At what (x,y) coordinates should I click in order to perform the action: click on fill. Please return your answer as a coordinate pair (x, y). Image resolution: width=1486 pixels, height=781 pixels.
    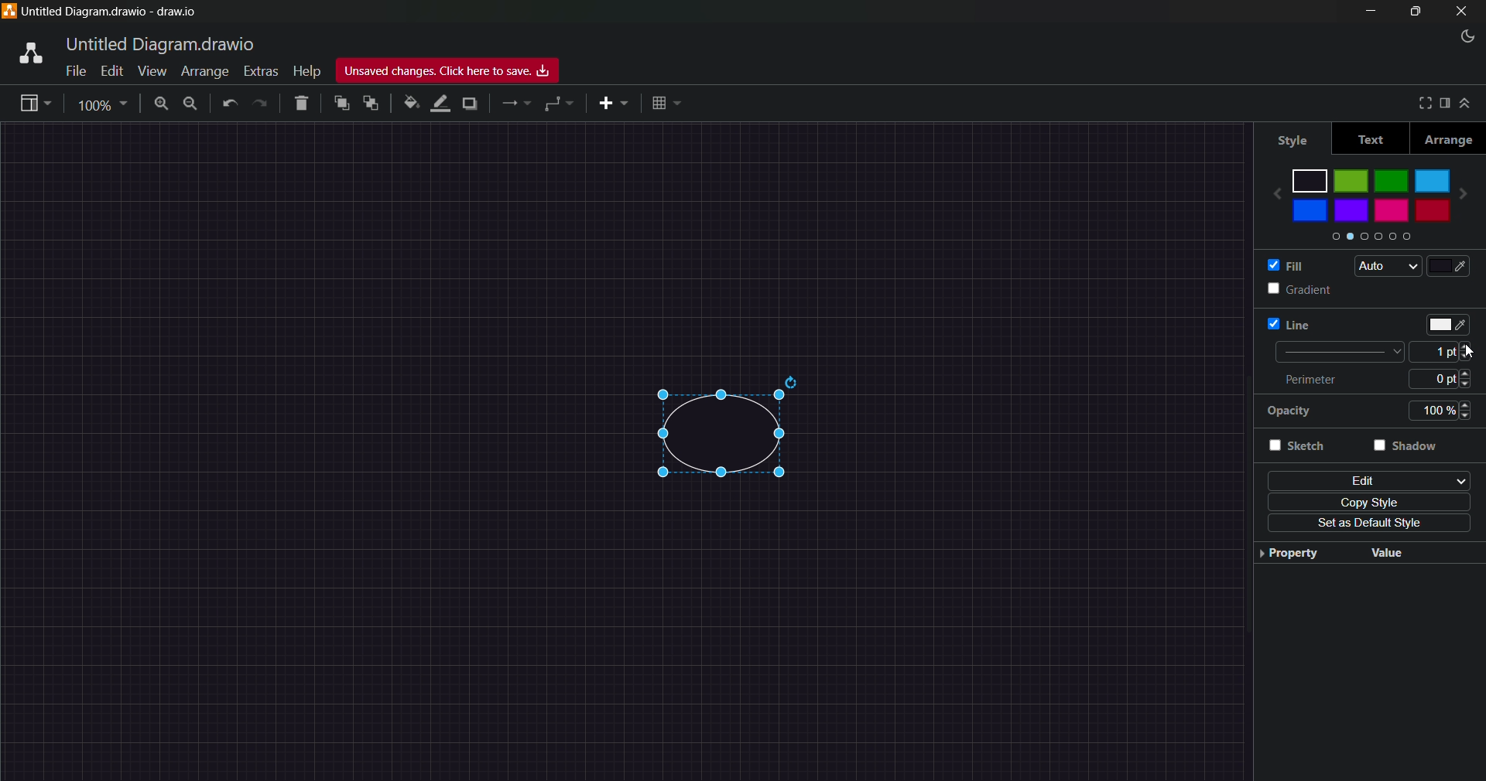
    Looking at the image, I should click on (1293, 266).